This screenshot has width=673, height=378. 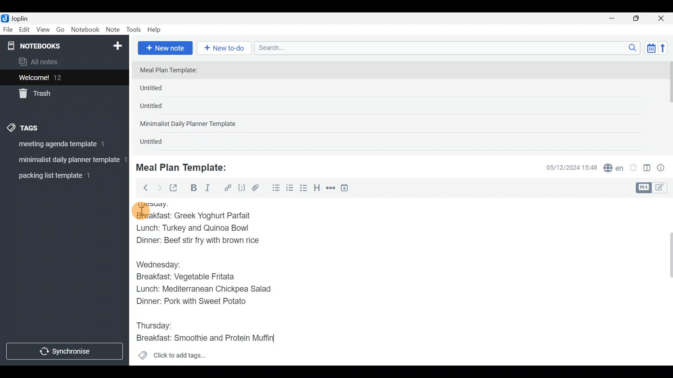 What do you see at coordinates (140, 211) in the screenshot?
I see `cursor` at bounding box center [140, 211].